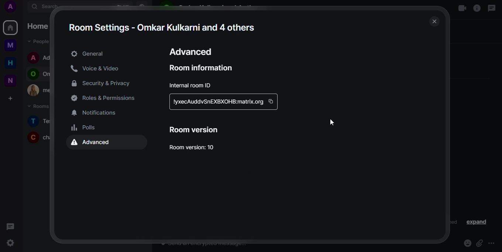 Image resolution: width=502 pixels, height=252 pixels. Describe the element at coordinates (40, 73) in the screenshot. I see `contact` at that location.